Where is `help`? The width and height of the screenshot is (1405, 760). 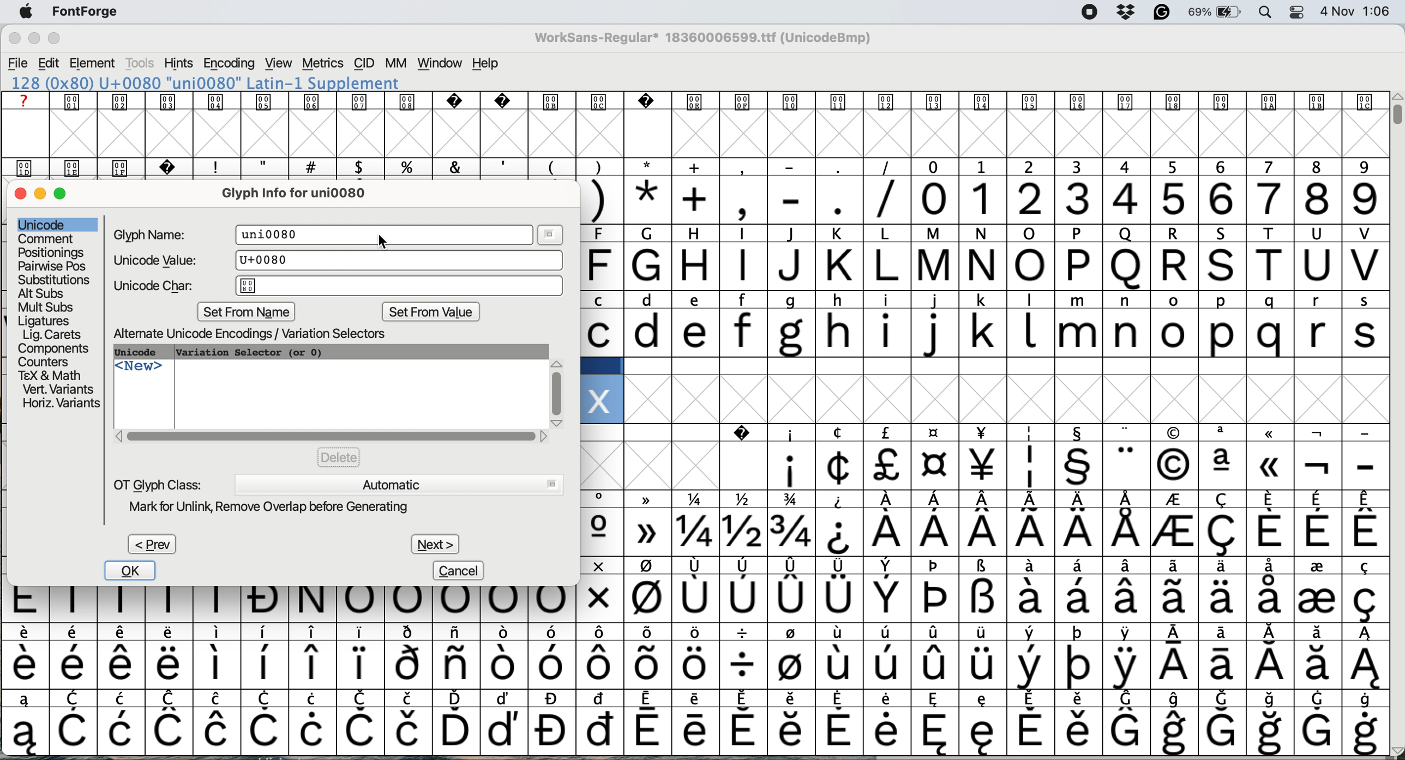
help is located at coordinates (487, 64).